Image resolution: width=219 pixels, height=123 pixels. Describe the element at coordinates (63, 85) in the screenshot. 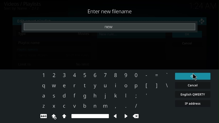

I see `e` at that location.